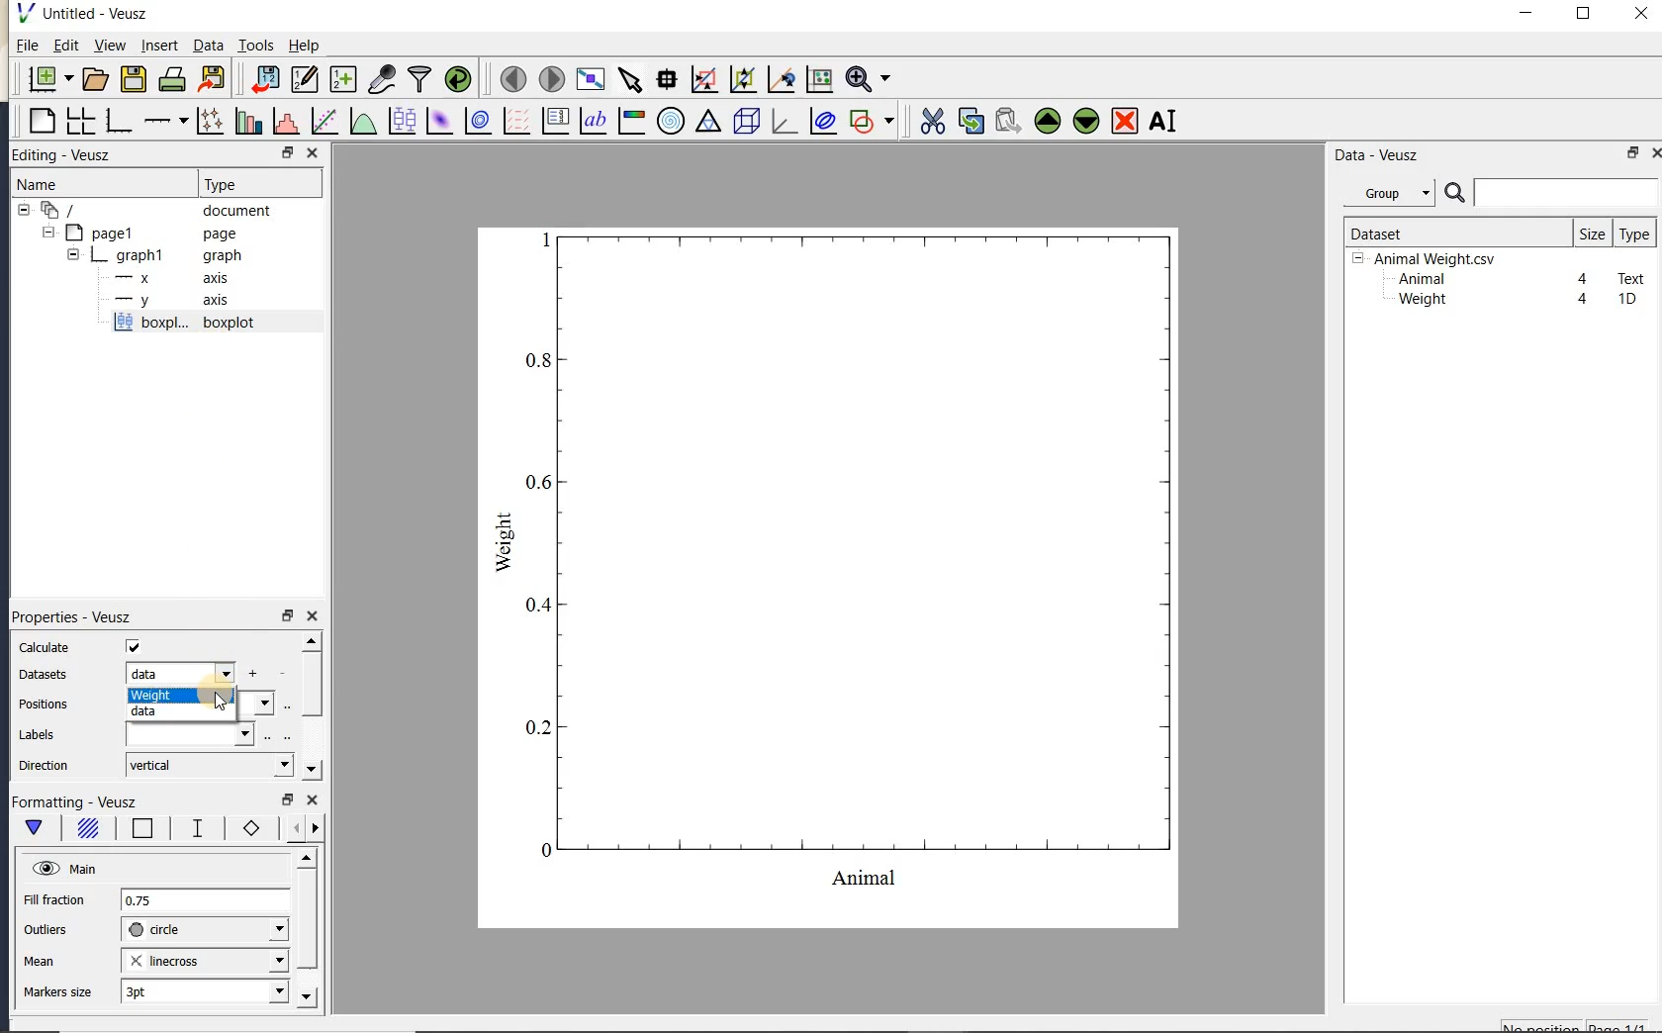 The image size is (1662, 1033). What do you see at coordinates (212, 121) in the screenshot?
I see `plot points with lines and errorbars` at bounding box center [212, 121].